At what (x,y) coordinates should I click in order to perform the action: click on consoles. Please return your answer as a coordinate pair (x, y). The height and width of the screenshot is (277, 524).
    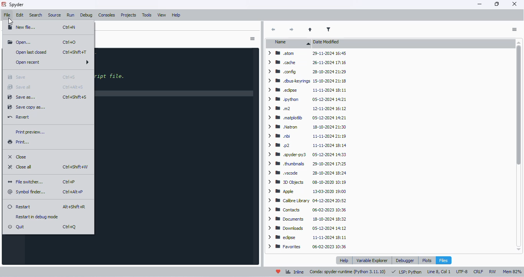
    Looking at the image, I should click on (106, 15).